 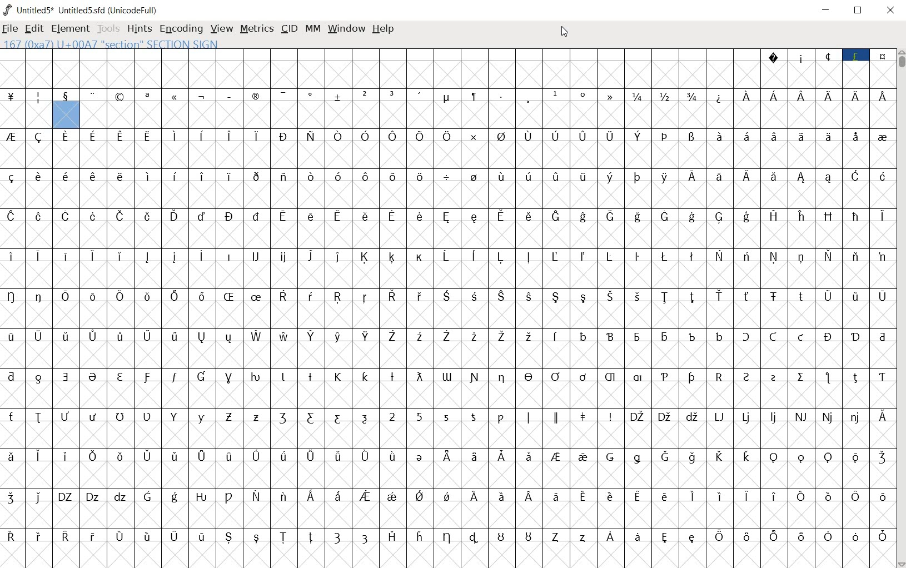 What do you see at coordinates (147, 44) in the screenshot?
I see `167 (0xA7) U+00A7 "SECTION" SECTION SIGN` at bounding box center [147, 44].